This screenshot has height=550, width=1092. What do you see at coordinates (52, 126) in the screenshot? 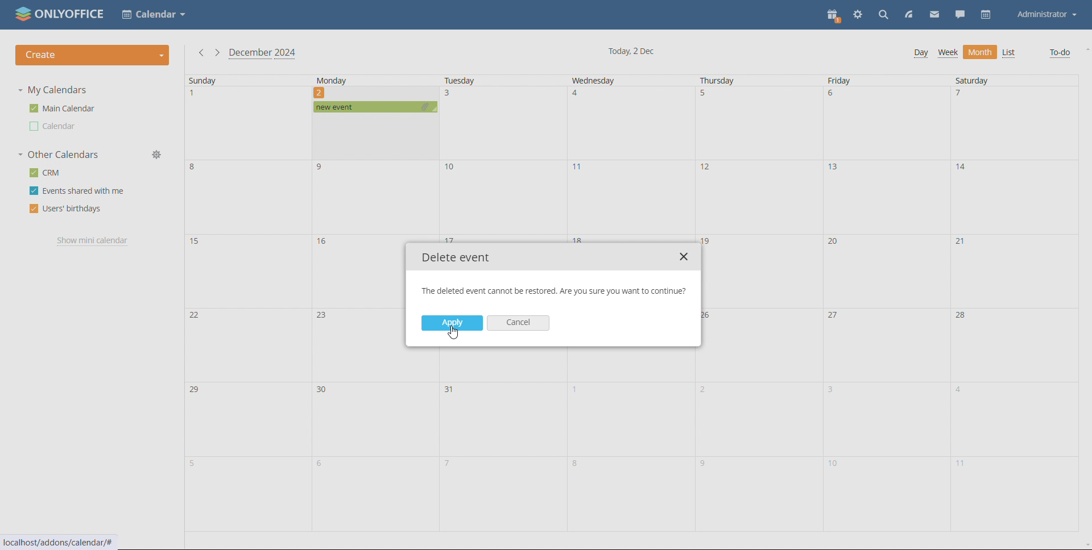
I see `Calendar` at bounding box center [52, 126].